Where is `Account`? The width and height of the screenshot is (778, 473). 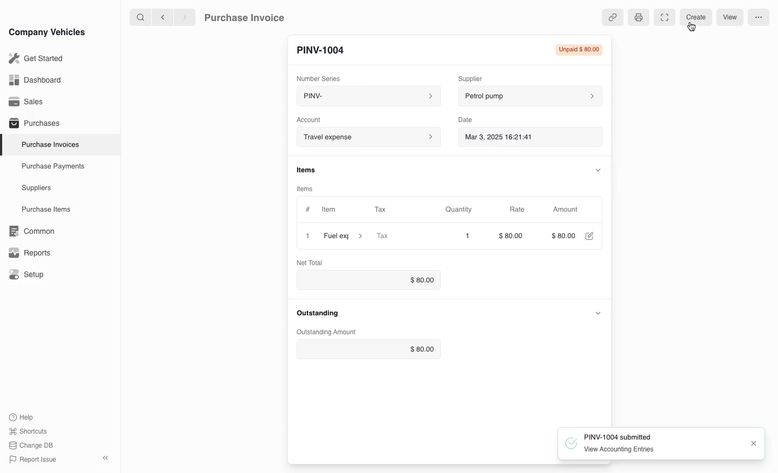
Account is located at coordinates (309, 119).